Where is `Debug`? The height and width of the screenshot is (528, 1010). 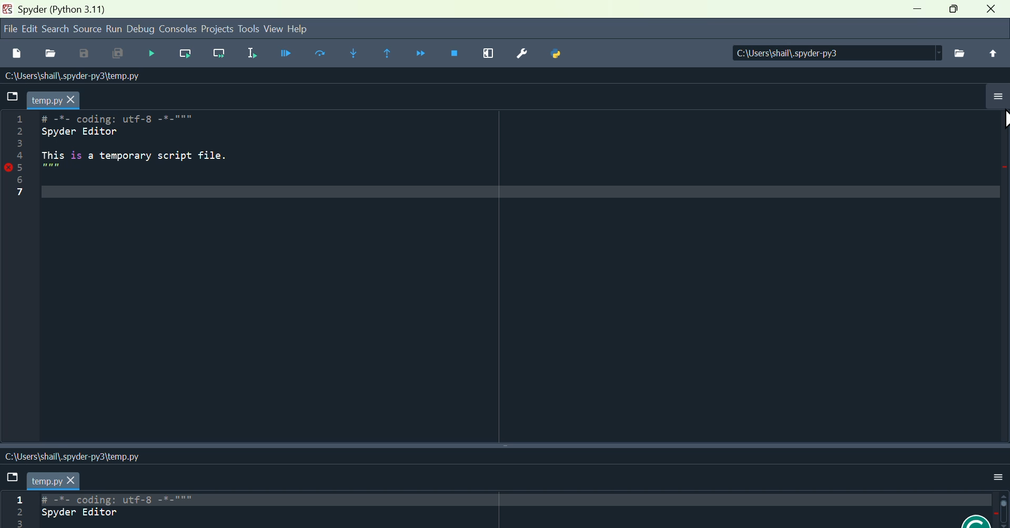 Debug is located at coordinates (144, 31).